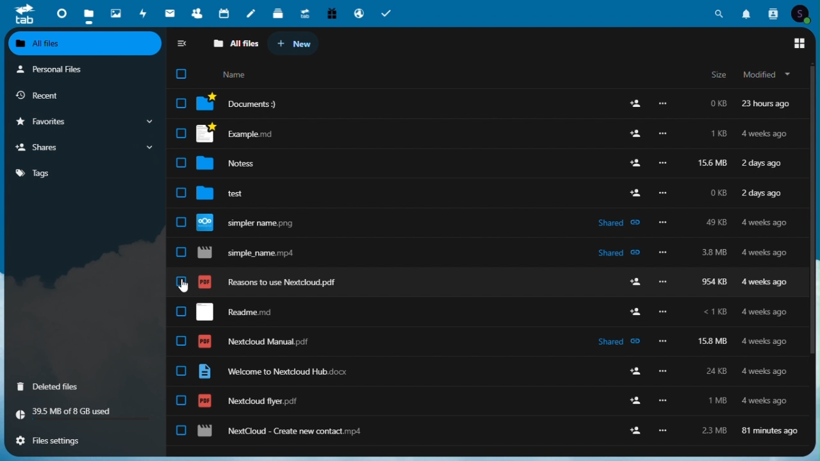  What do you see at coordinates (278, 14) in the screenshot?
I see `deck` at bounding box center [278, 14].